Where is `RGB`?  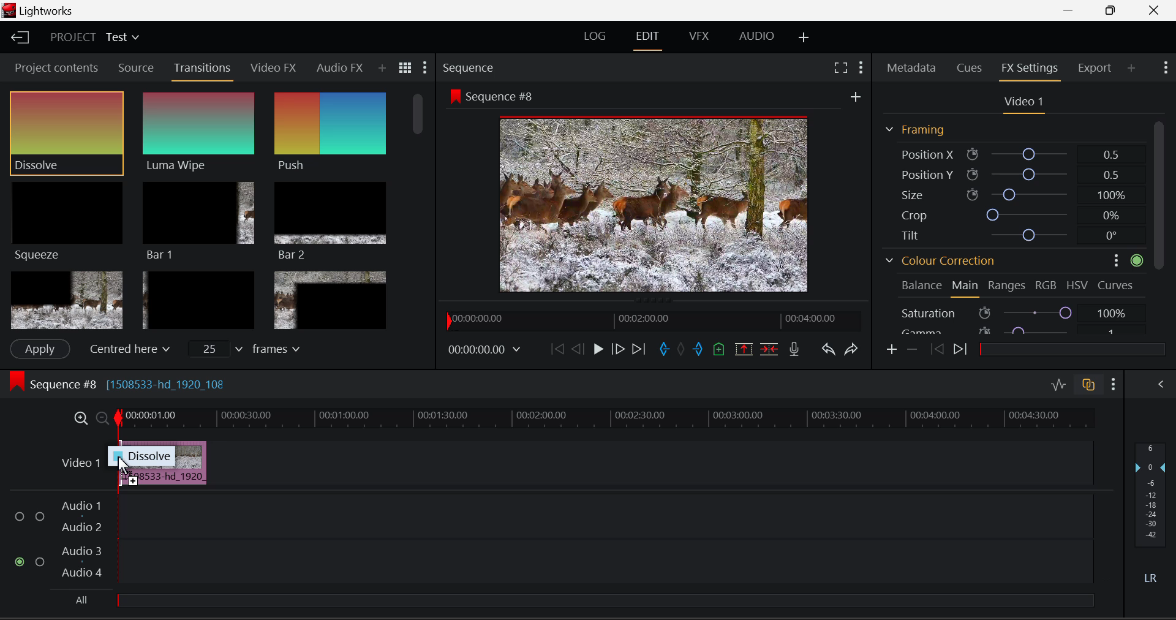 RGB is located at coordinates (1046, 285).